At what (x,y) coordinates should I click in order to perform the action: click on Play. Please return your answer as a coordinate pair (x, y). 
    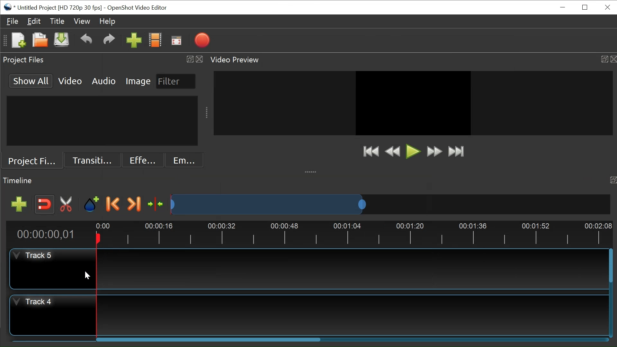
    Looking at the image, I should click on (412, 152).